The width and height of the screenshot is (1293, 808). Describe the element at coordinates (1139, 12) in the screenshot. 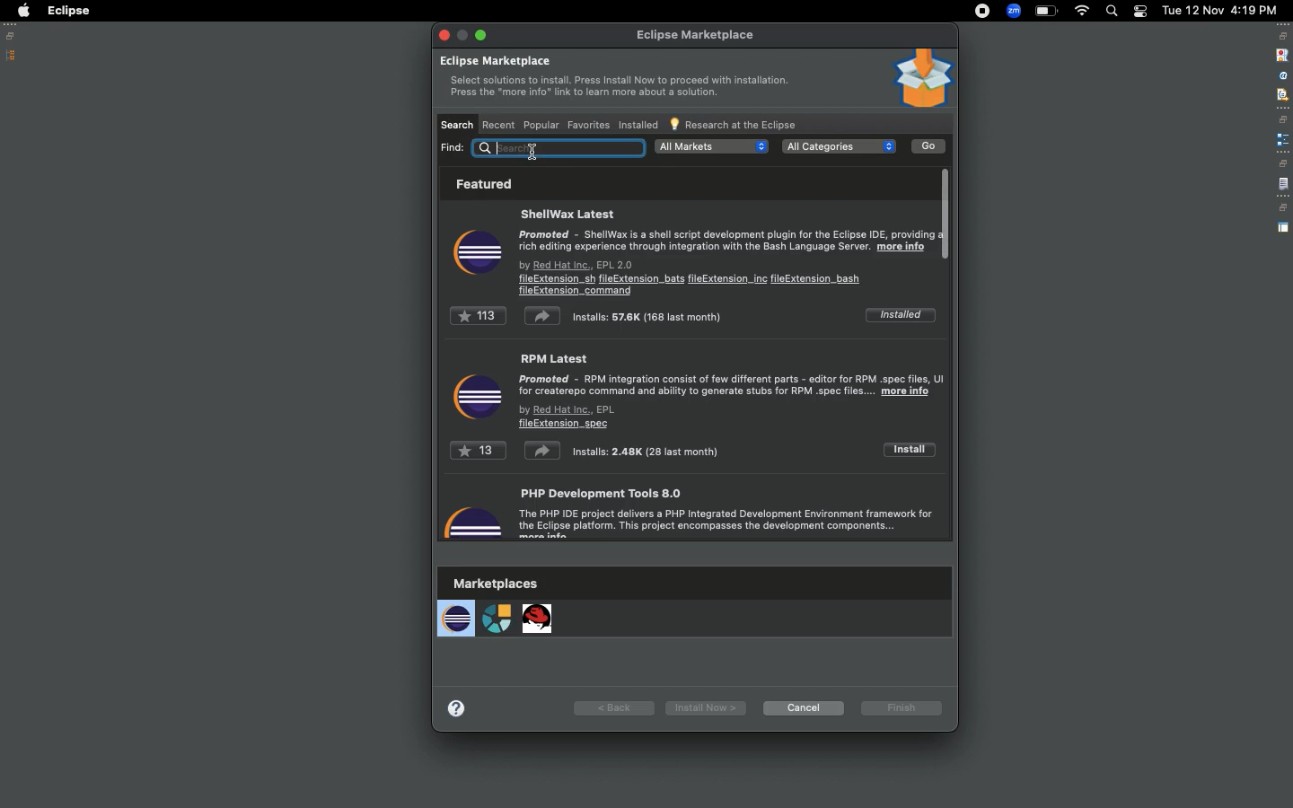

I see `Notification` at that location.